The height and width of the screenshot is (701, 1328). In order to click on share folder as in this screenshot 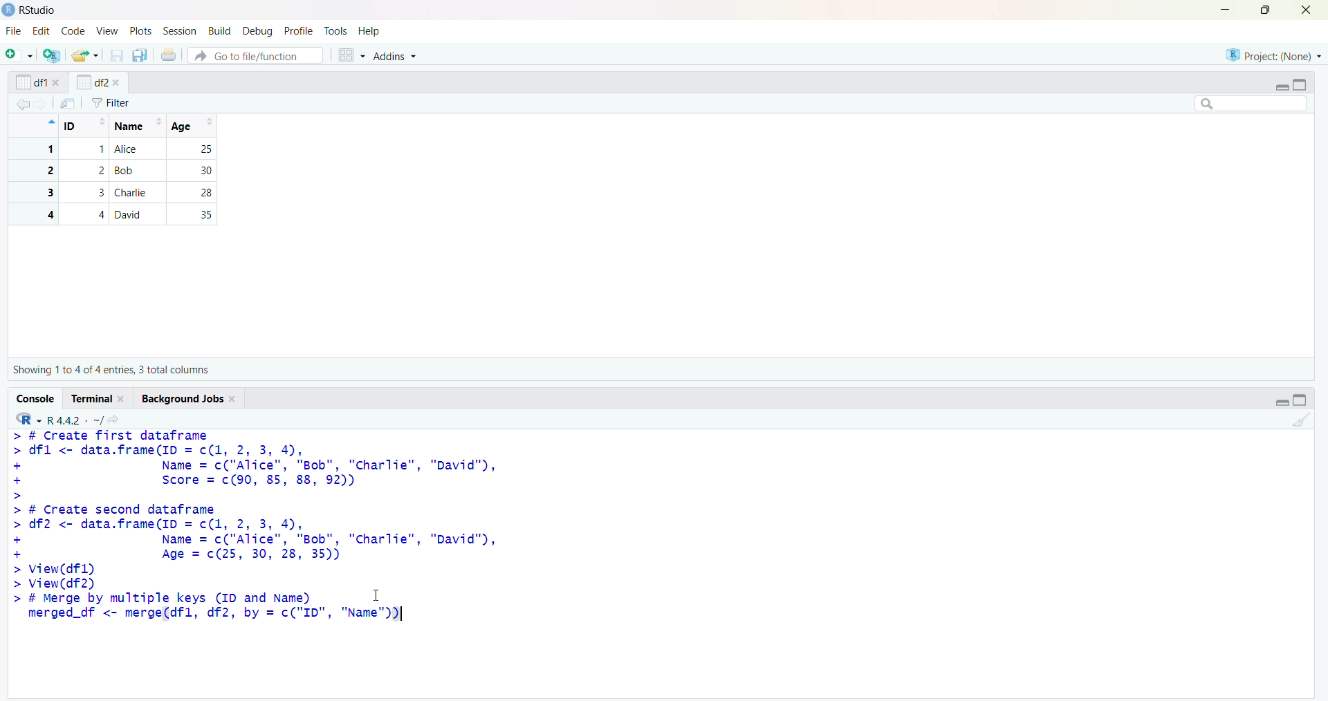, I will do `click(86, 55)`.